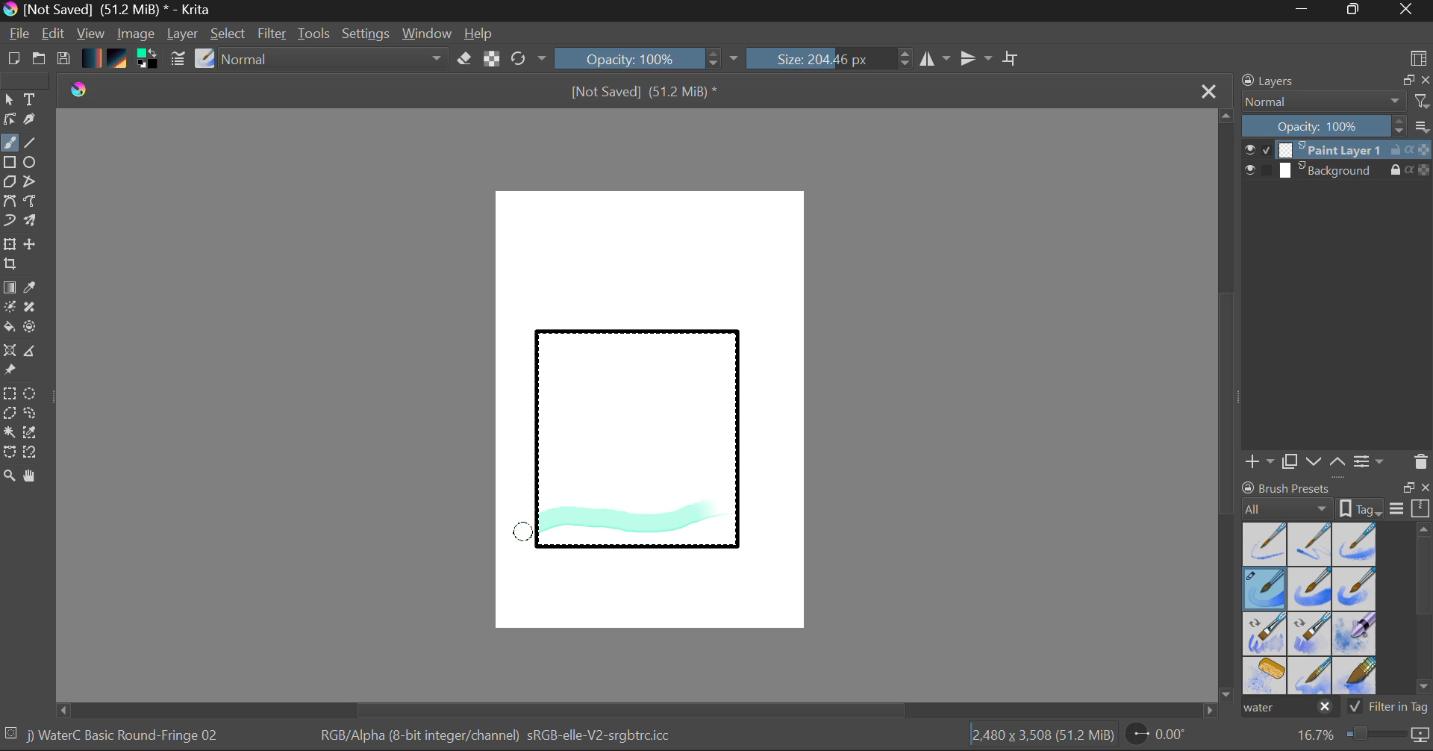 This screenshot has width=1433, height=751. Describe the element at coordinates (184, 34) in the screenshot. I see `Layer` at that location.